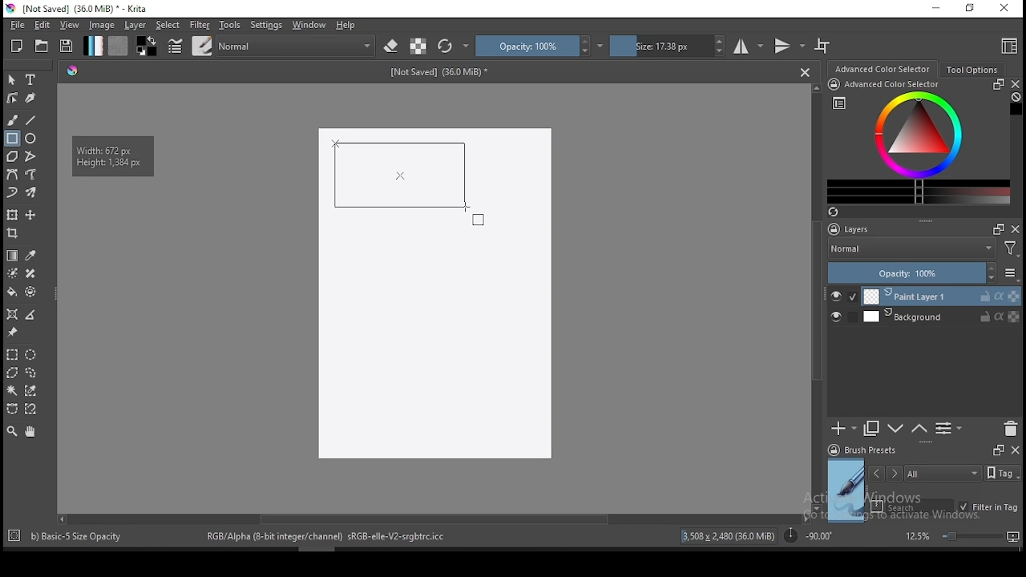  What do you see at coordinates (136, 25) in the screenshot?
I see `layer` at bounding box center [136, 25].